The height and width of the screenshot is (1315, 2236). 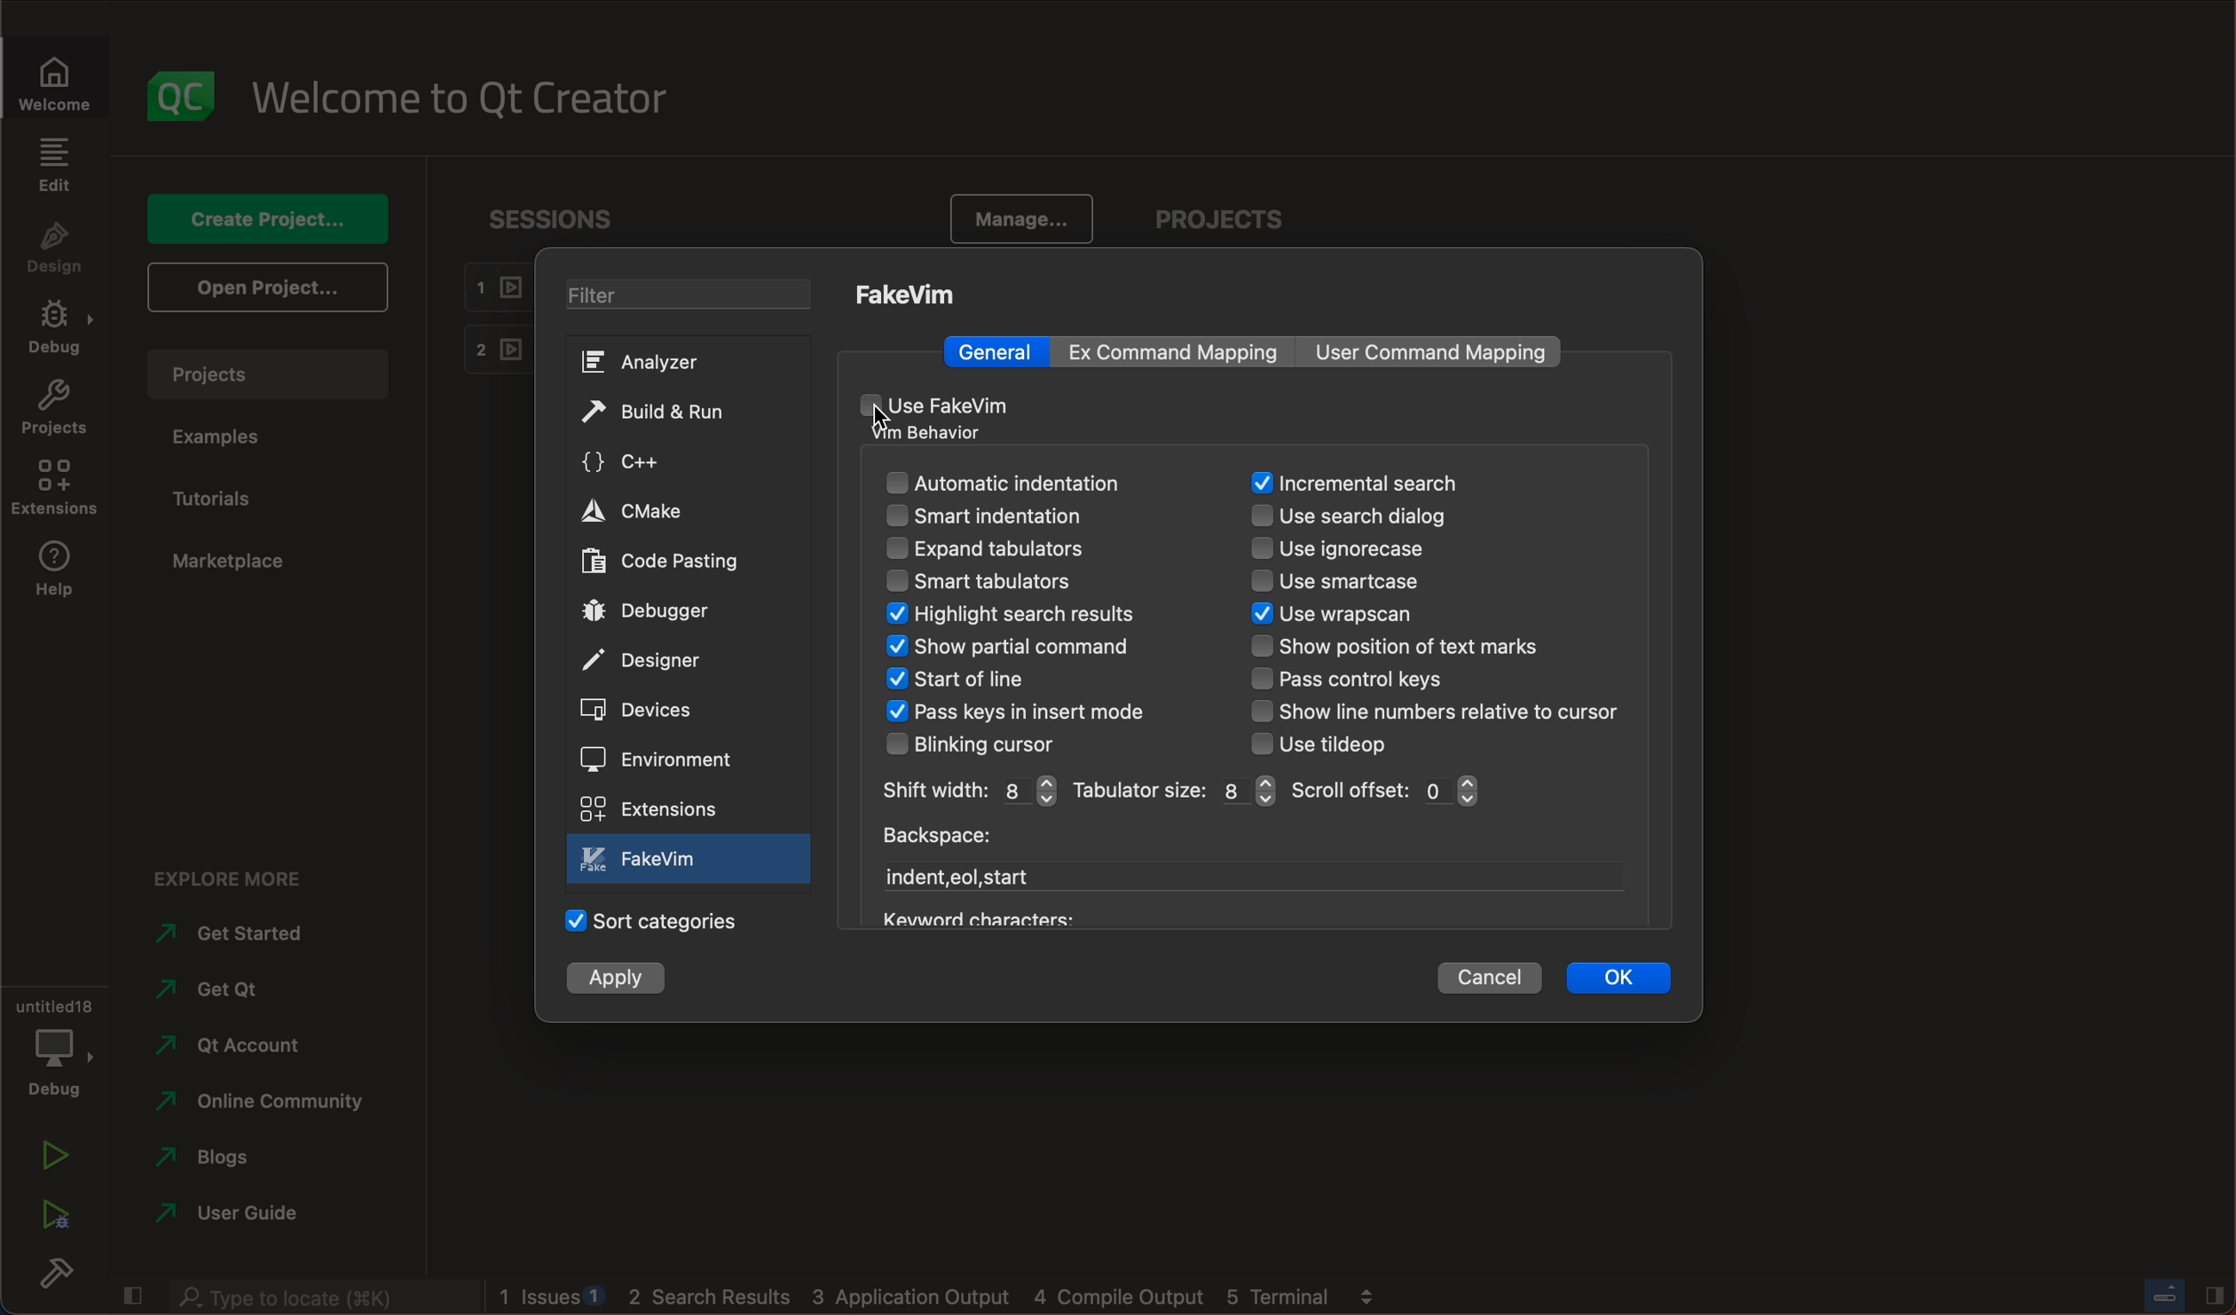 I want to click on edit, so click(x=57, y=165).